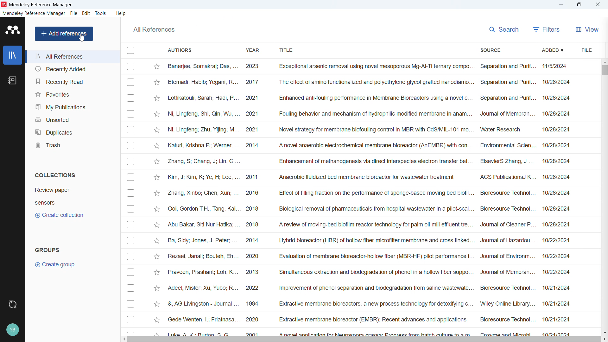 Image resolution: width=608 pixels, height=342 pixels. I want to click on help , so click(121, 13).